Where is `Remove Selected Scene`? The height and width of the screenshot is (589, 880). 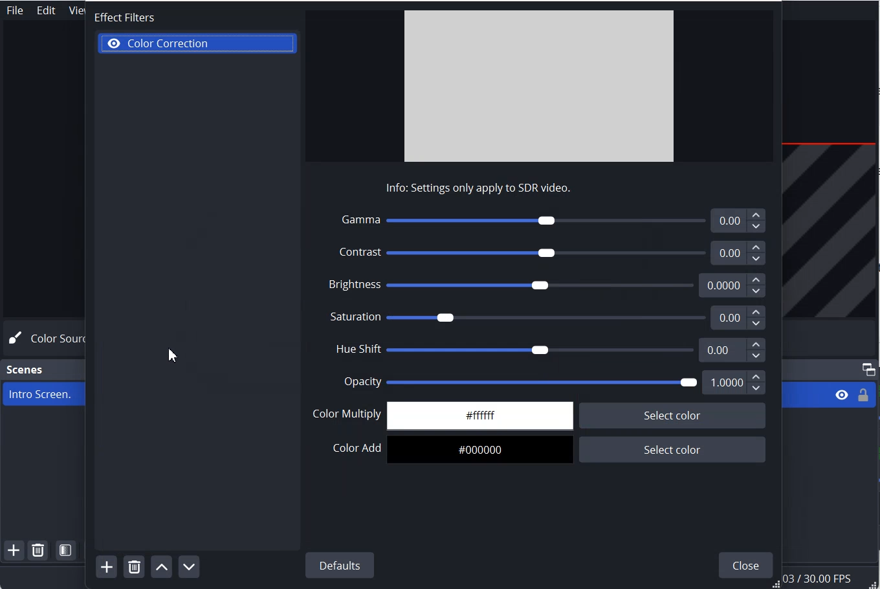 Remove Selected Scene is located at coordinates (39, 550).